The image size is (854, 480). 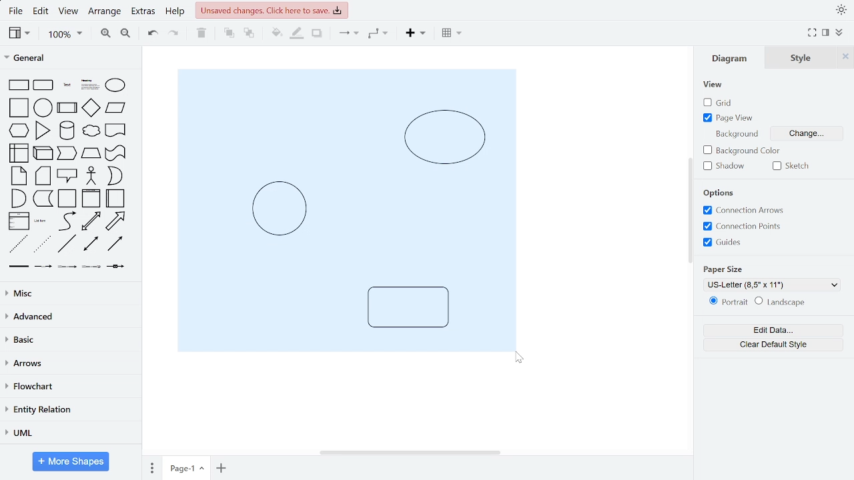 What do you see at coordinates (522, 359) in the screenshot?
I see `DRAG_TO Cursor` at bounding box center [522, 359].